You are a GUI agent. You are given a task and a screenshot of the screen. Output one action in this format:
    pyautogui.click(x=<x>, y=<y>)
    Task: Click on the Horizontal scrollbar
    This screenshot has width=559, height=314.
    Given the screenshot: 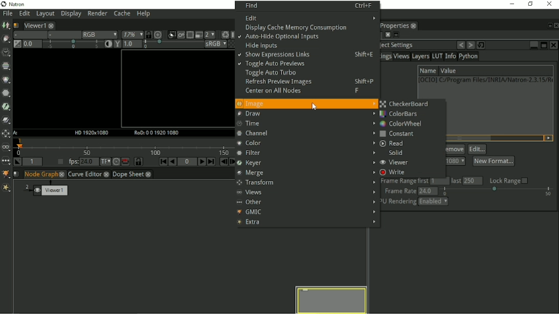 What is the action you would take?
    pyautogui.click(x=467, y=138)
    